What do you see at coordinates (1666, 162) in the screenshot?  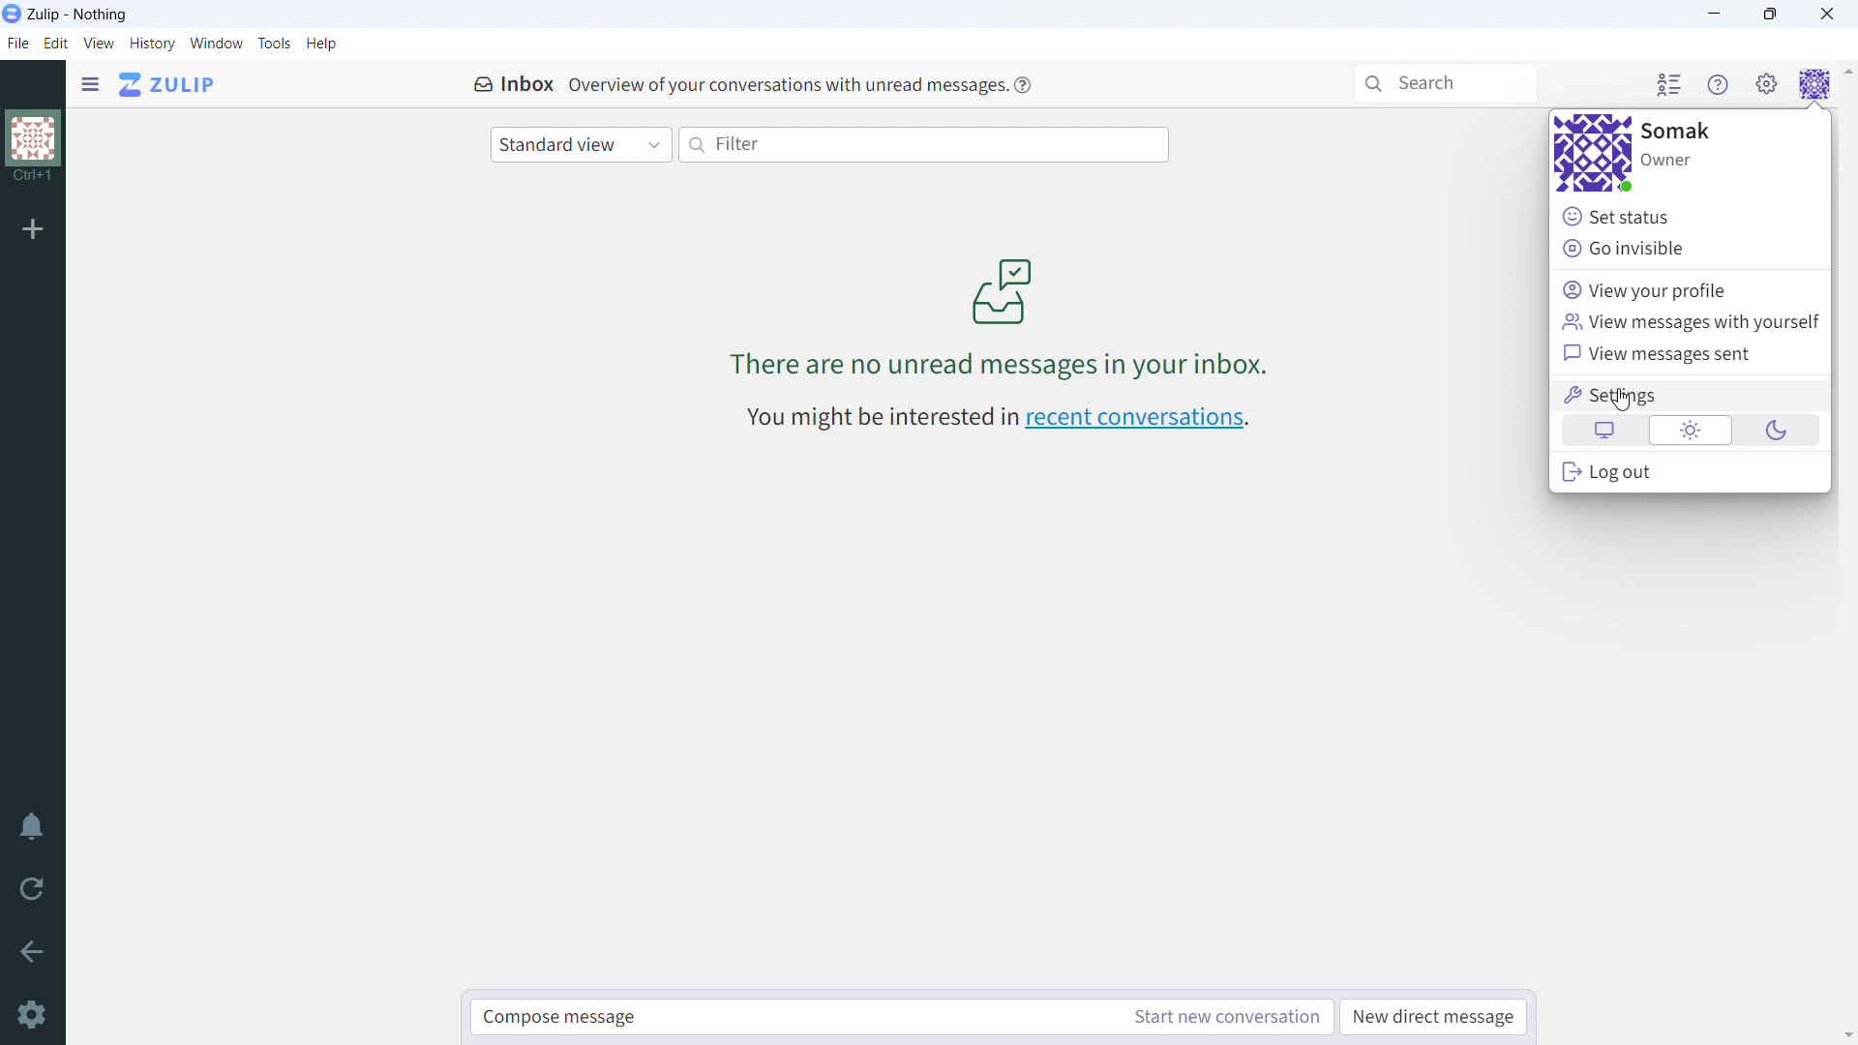 I see `designation` at bounding box center [1666, 162].